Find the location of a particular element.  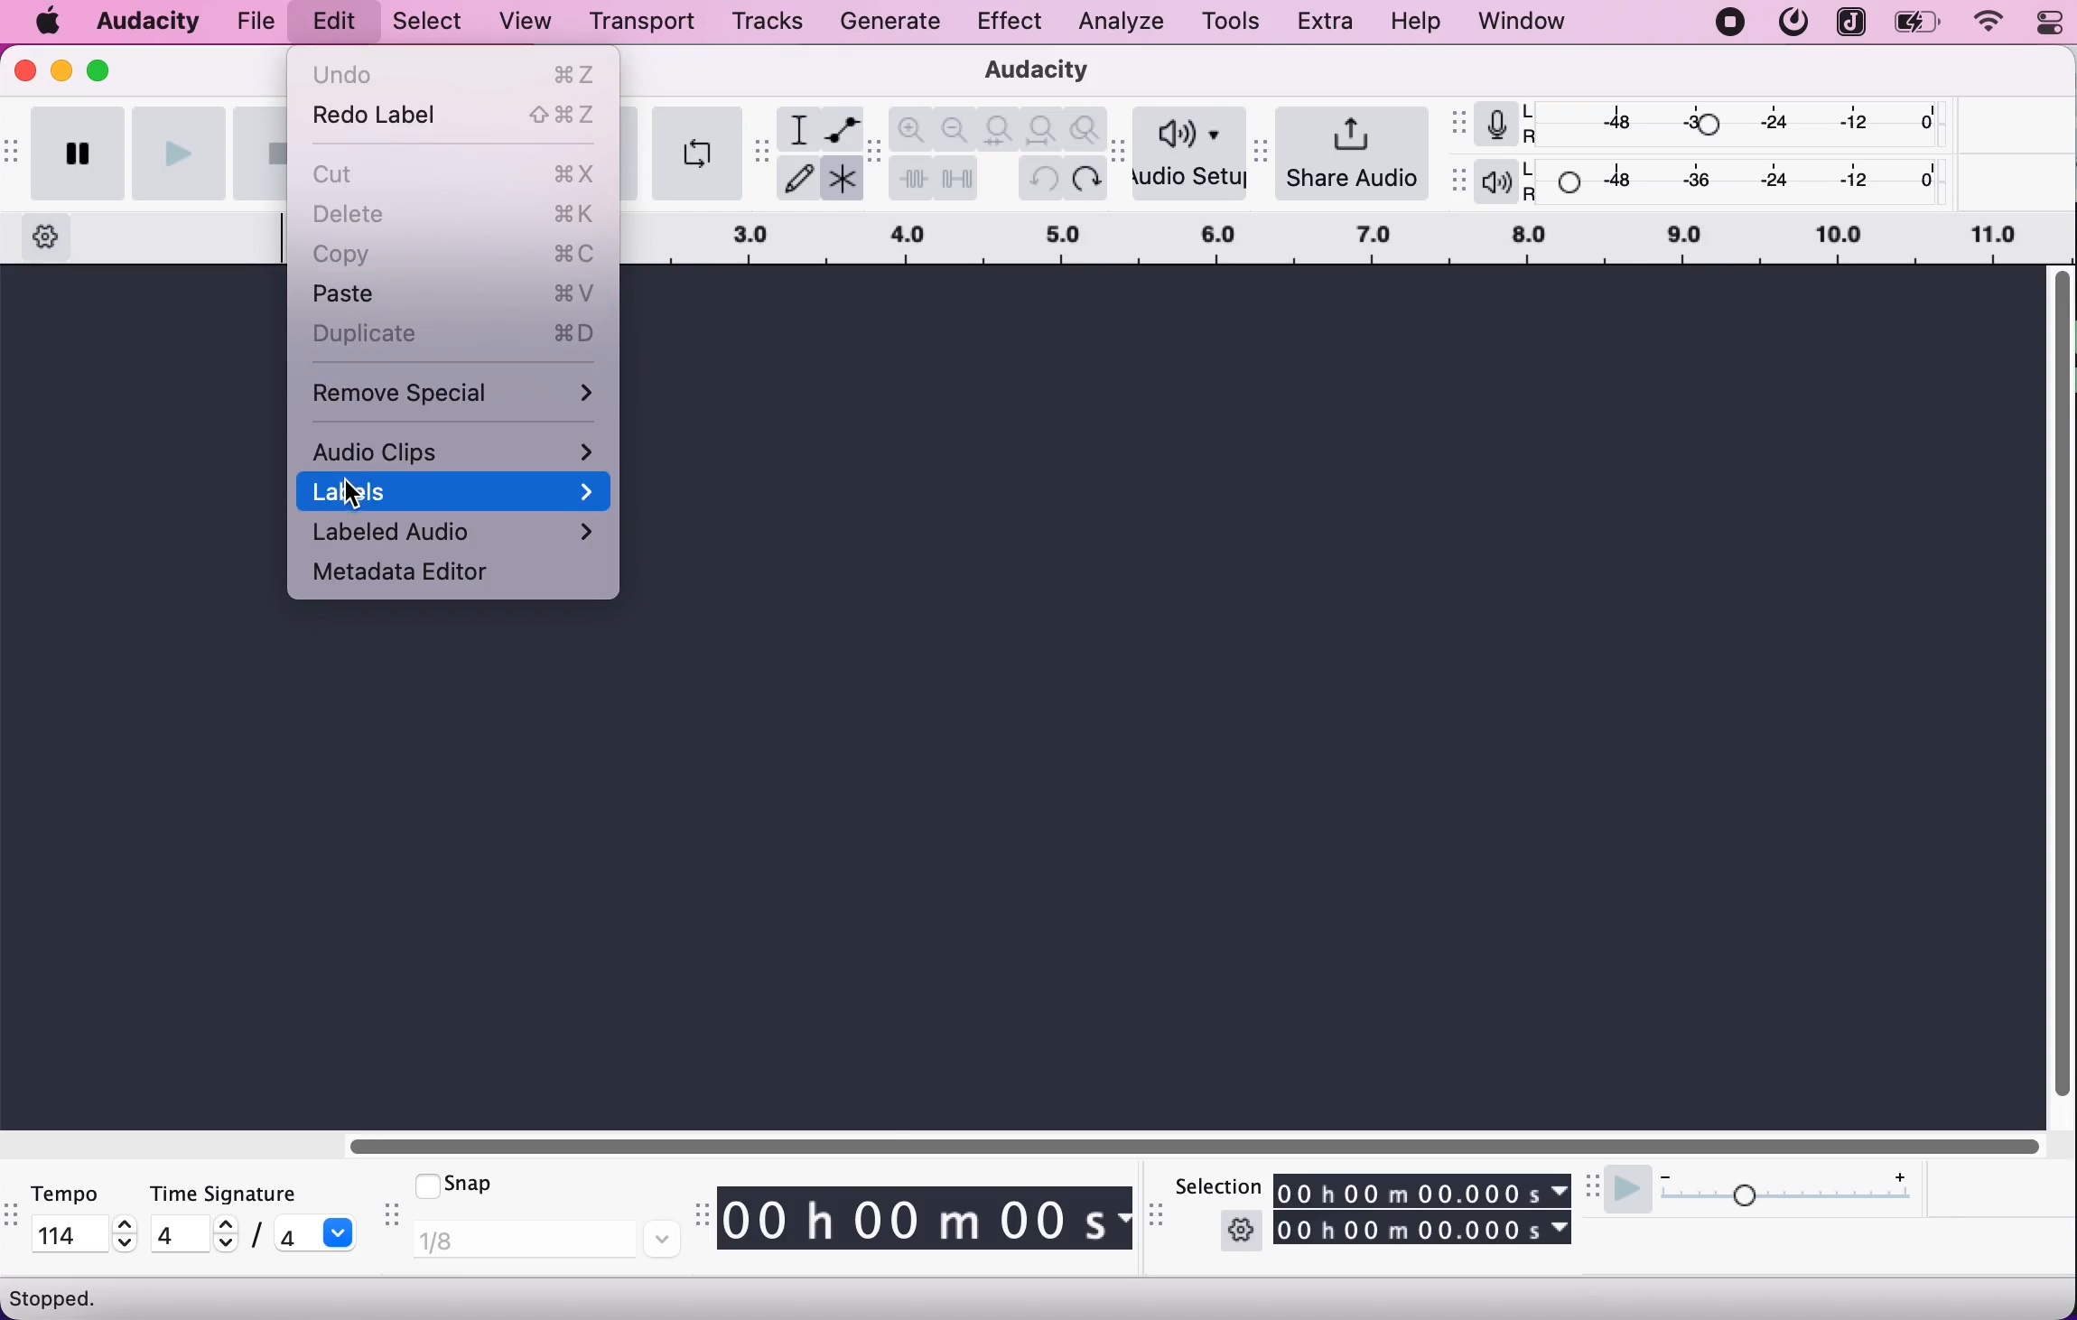

audacity edit tool bar is located at coordinates (875, 153).